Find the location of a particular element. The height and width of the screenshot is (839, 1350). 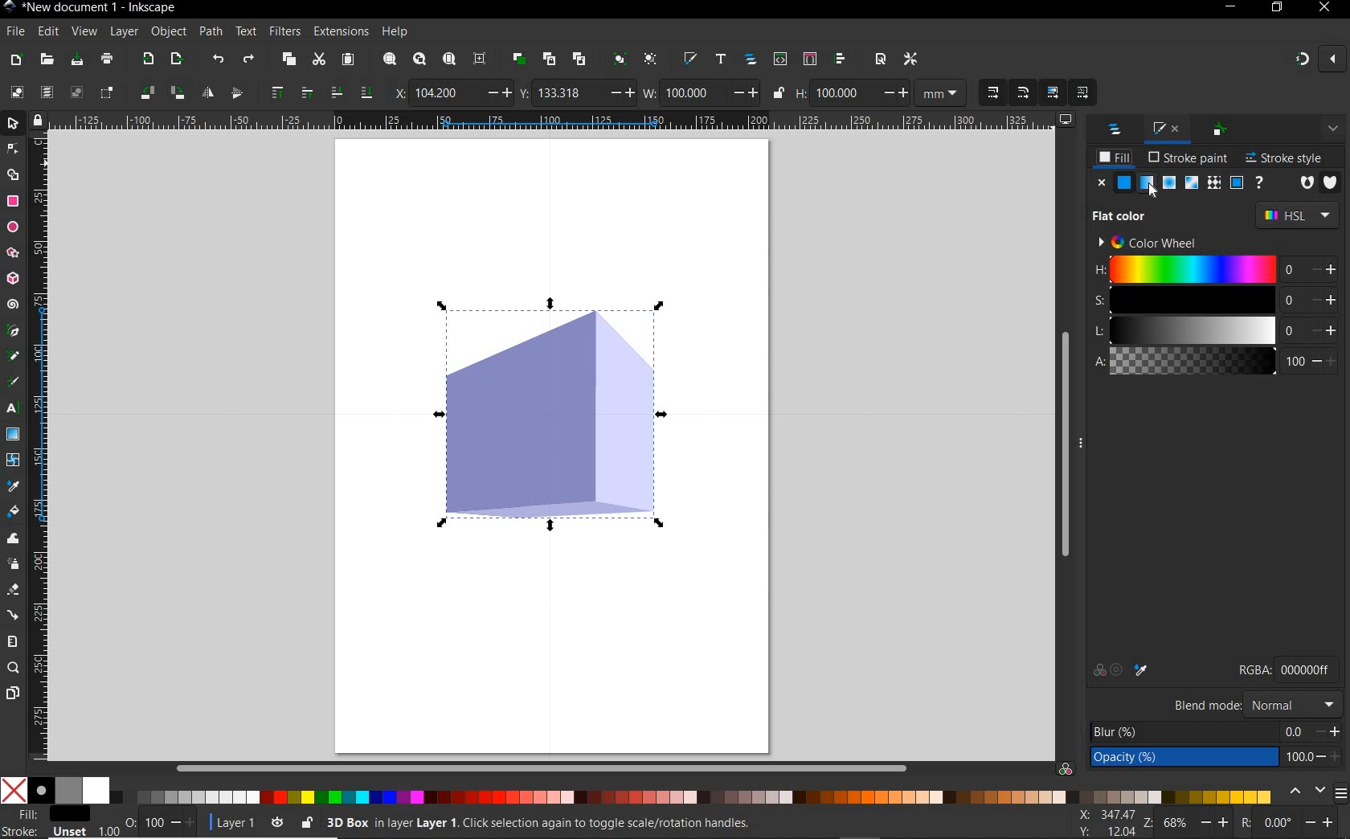

SELECT ALL IN ALL LAYERS is located at coordinates (46, 92).